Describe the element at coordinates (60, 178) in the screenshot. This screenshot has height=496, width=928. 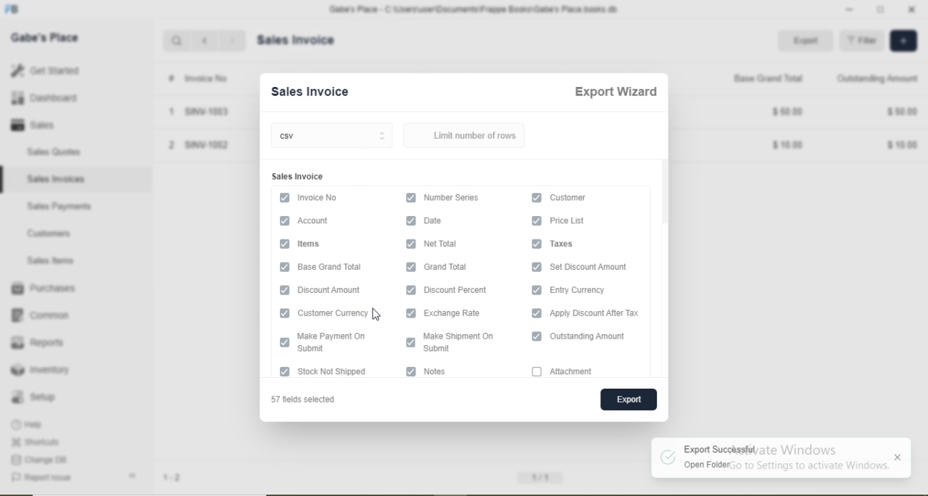
I see `Sales Invoices` at that location.